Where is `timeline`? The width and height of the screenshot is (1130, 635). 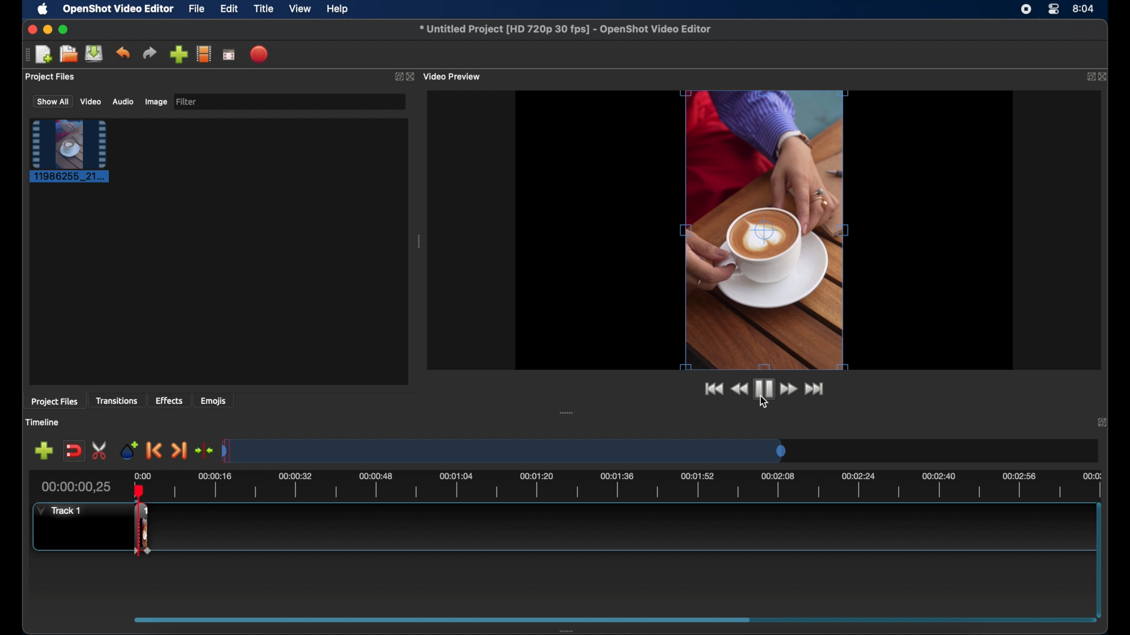 timeline is located at coordinates (44, 422).